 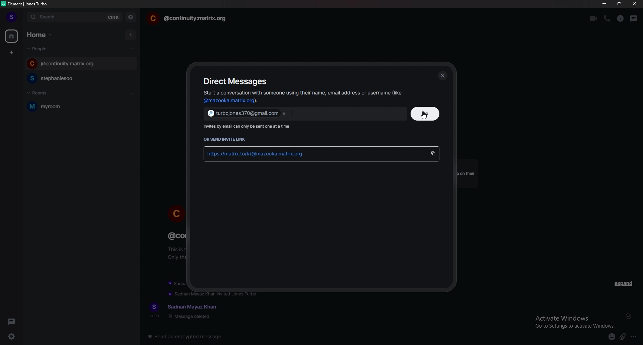 I want to click on message input, so click(x=288, y=336).